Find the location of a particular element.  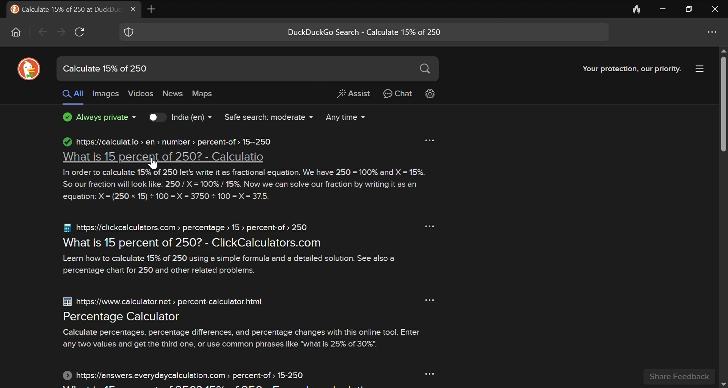

Home is located at coordinates (17, 32).